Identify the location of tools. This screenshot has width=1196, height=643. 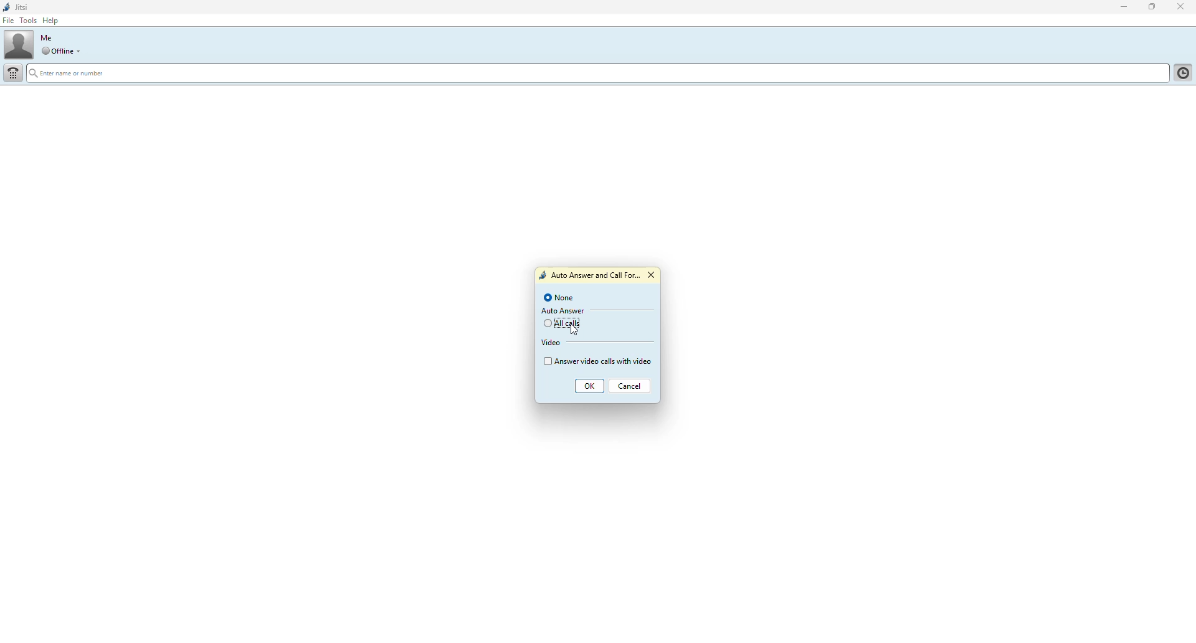
(31, 21).